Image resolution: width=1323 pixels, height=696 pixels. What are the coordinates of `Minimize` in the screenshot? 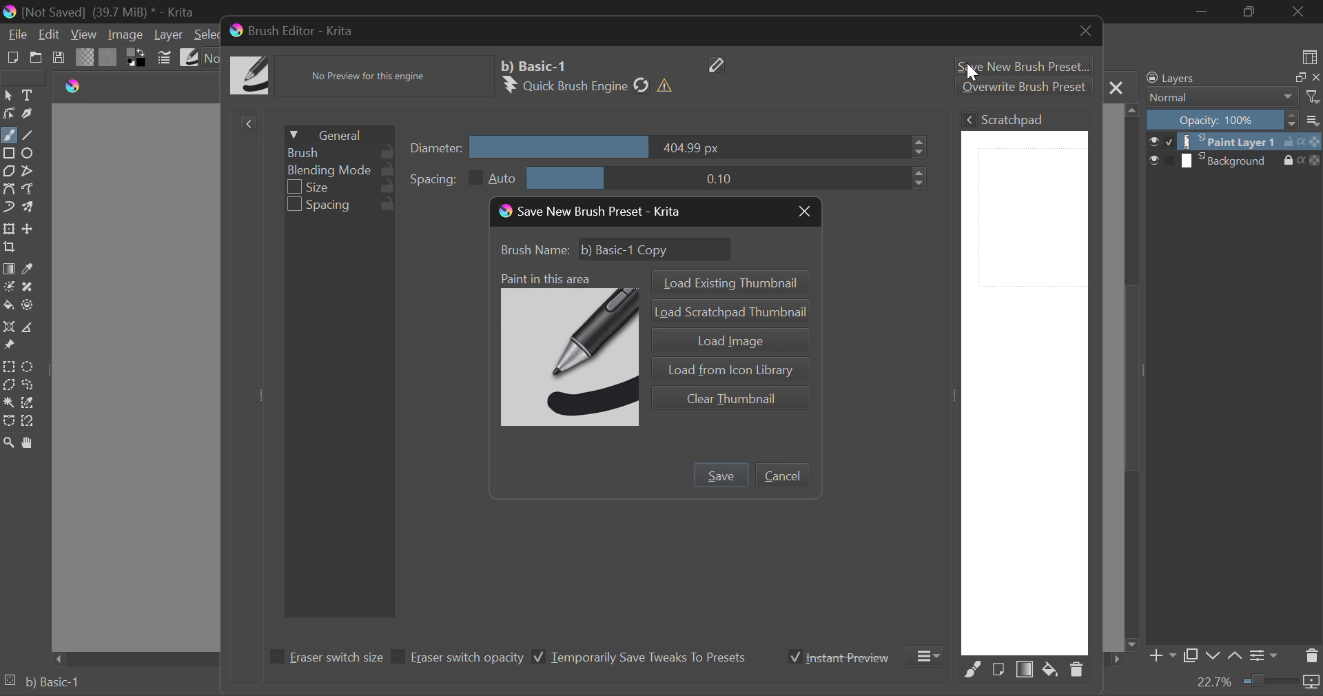 It's located at (1250, 12).